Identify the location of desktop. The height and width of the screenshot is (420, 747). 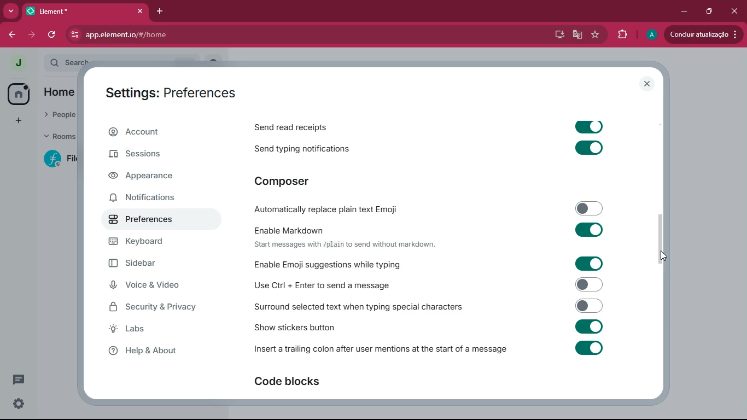
(559, 36).